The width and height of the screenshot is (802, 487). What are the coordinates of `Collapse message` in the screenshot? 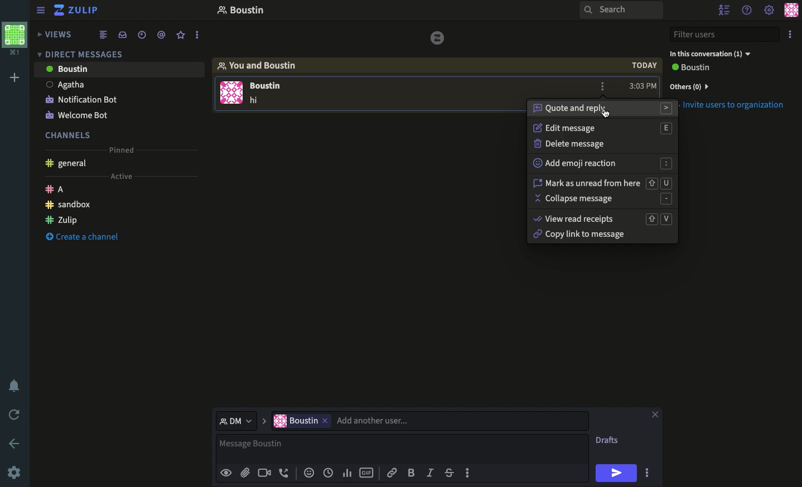 It's located at (602, 201).